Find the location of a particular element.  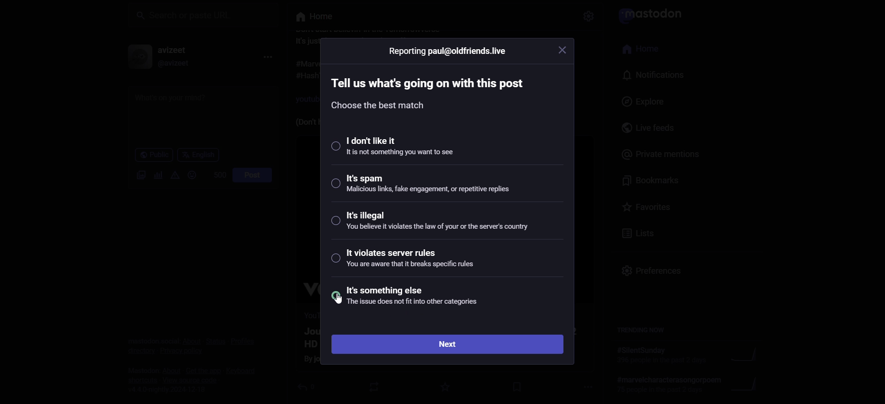

text is located at coordinates (429, 93).